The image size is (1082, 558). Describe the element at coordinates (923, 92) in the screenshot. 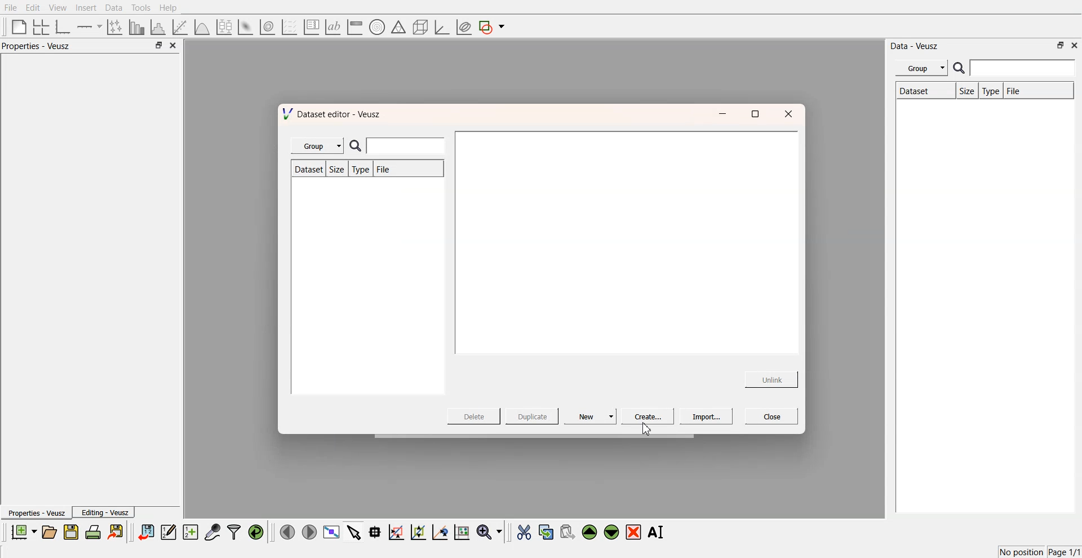

I see `Dataset` at that location.